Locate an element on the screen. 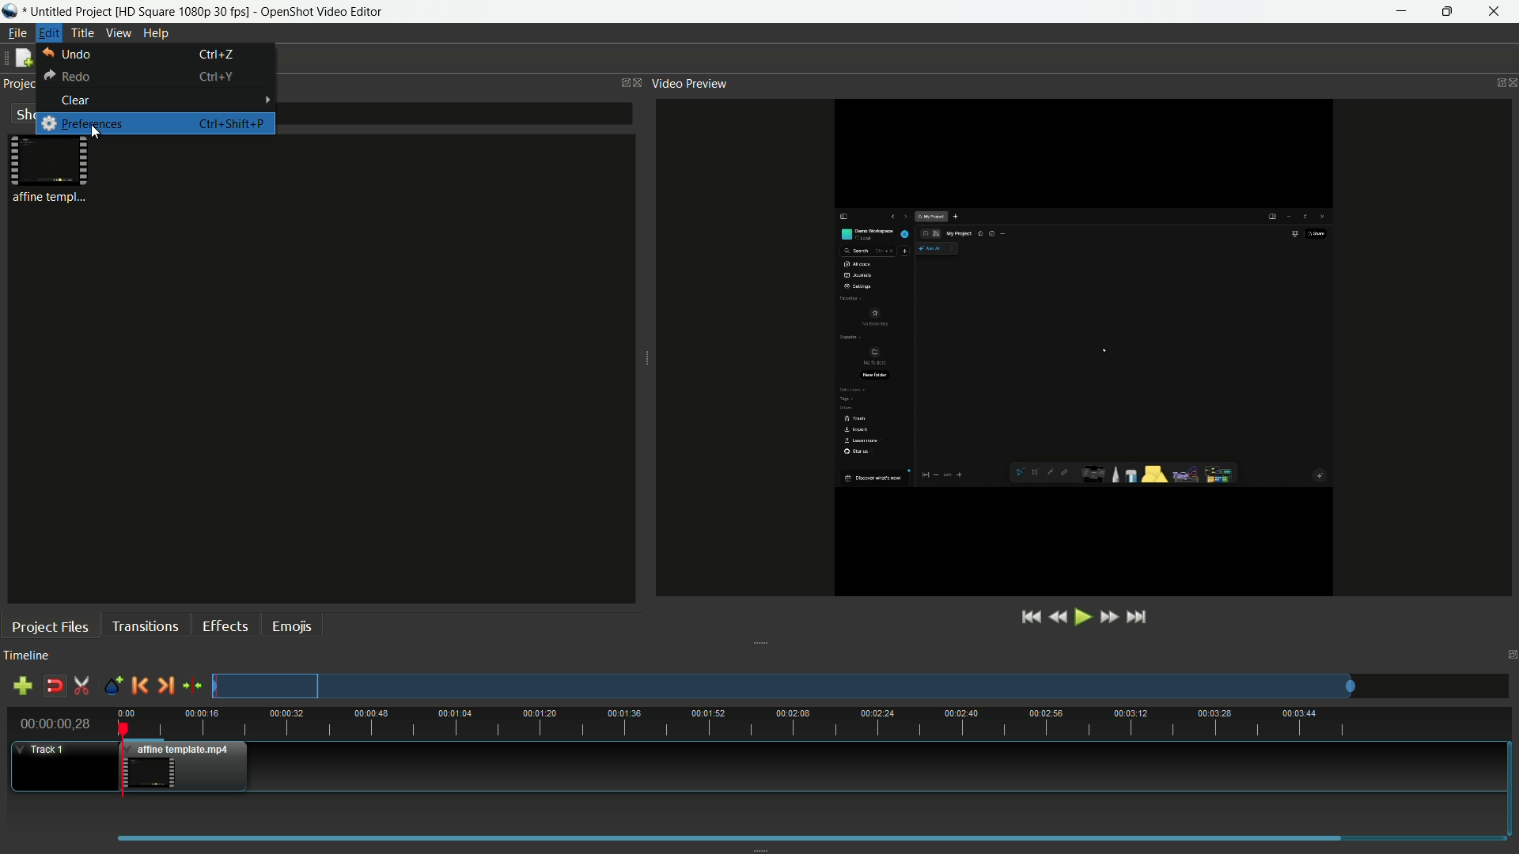 The image size is (1519, 854). play or pause is located at coordinates (1081, 617).